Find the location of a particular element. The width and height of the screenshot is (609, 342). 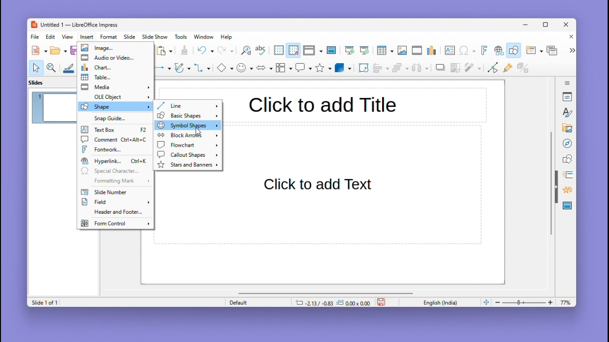

Slides is located at coordinates (41, 82).